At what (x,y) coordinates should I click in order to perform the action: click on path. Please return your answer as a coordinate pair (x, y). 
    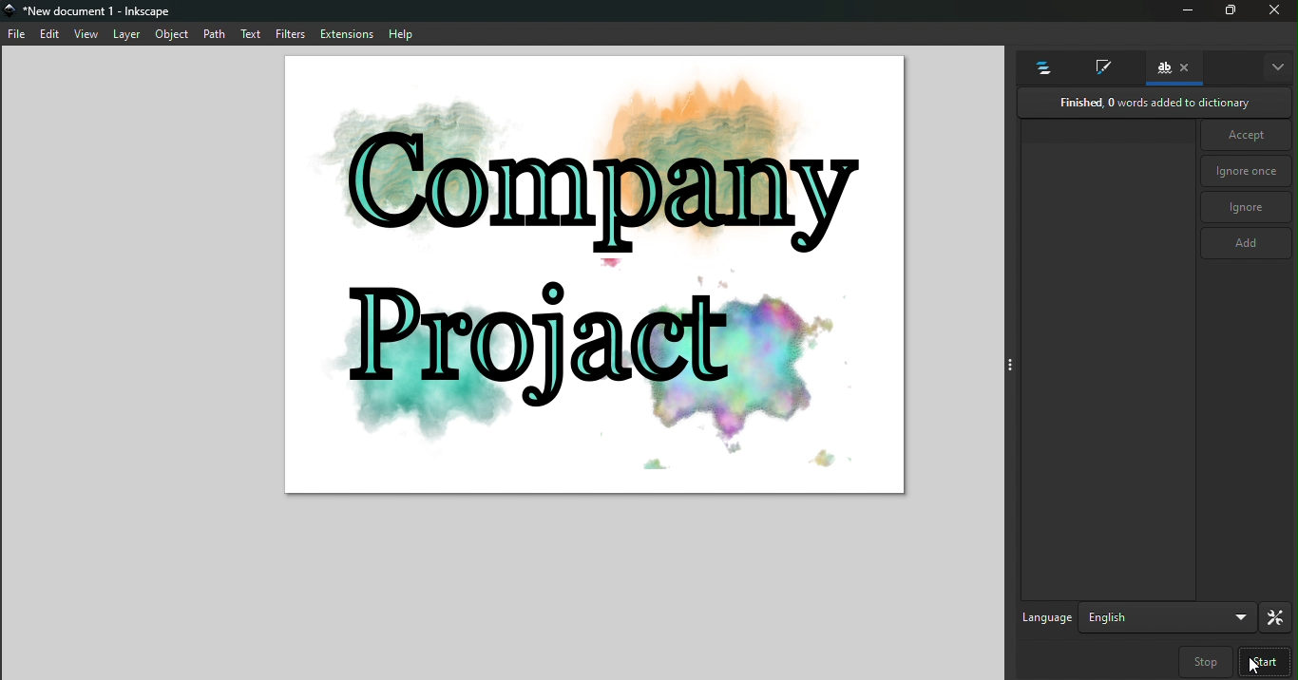
    Looking at the image, I should click on (214, 33).